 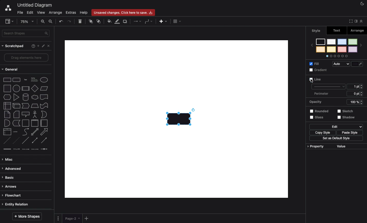 What do you see at coordinates (361, 21) in the screenshot?
I see `Collapse` at bounding box center [361, 21].